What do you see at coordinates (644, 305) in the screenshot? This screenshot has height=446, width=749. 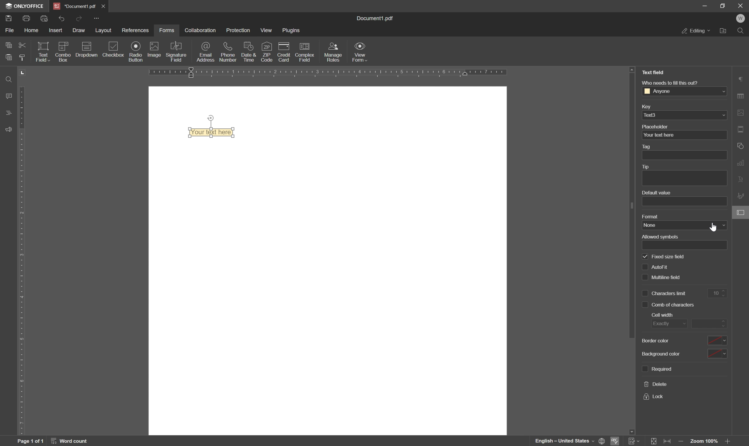 I see `checkbox` at bounding box center [644, 305].